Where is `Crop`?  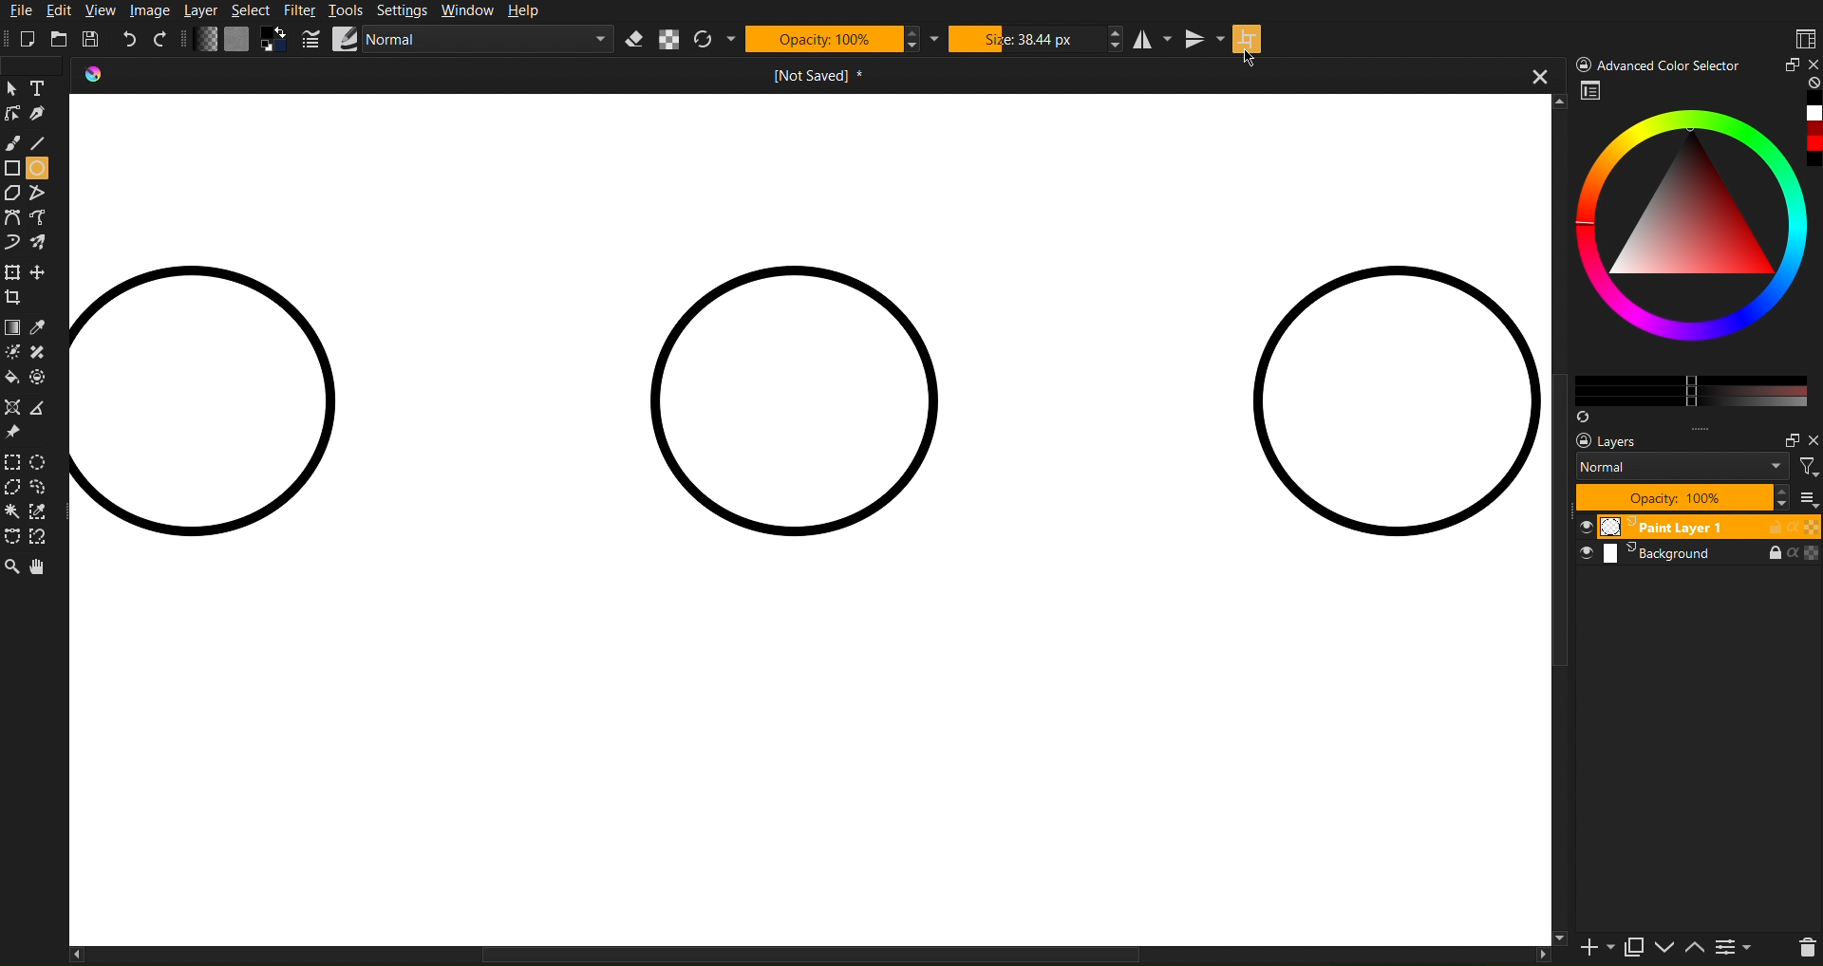
Crop is located at coordinates (11, 297).